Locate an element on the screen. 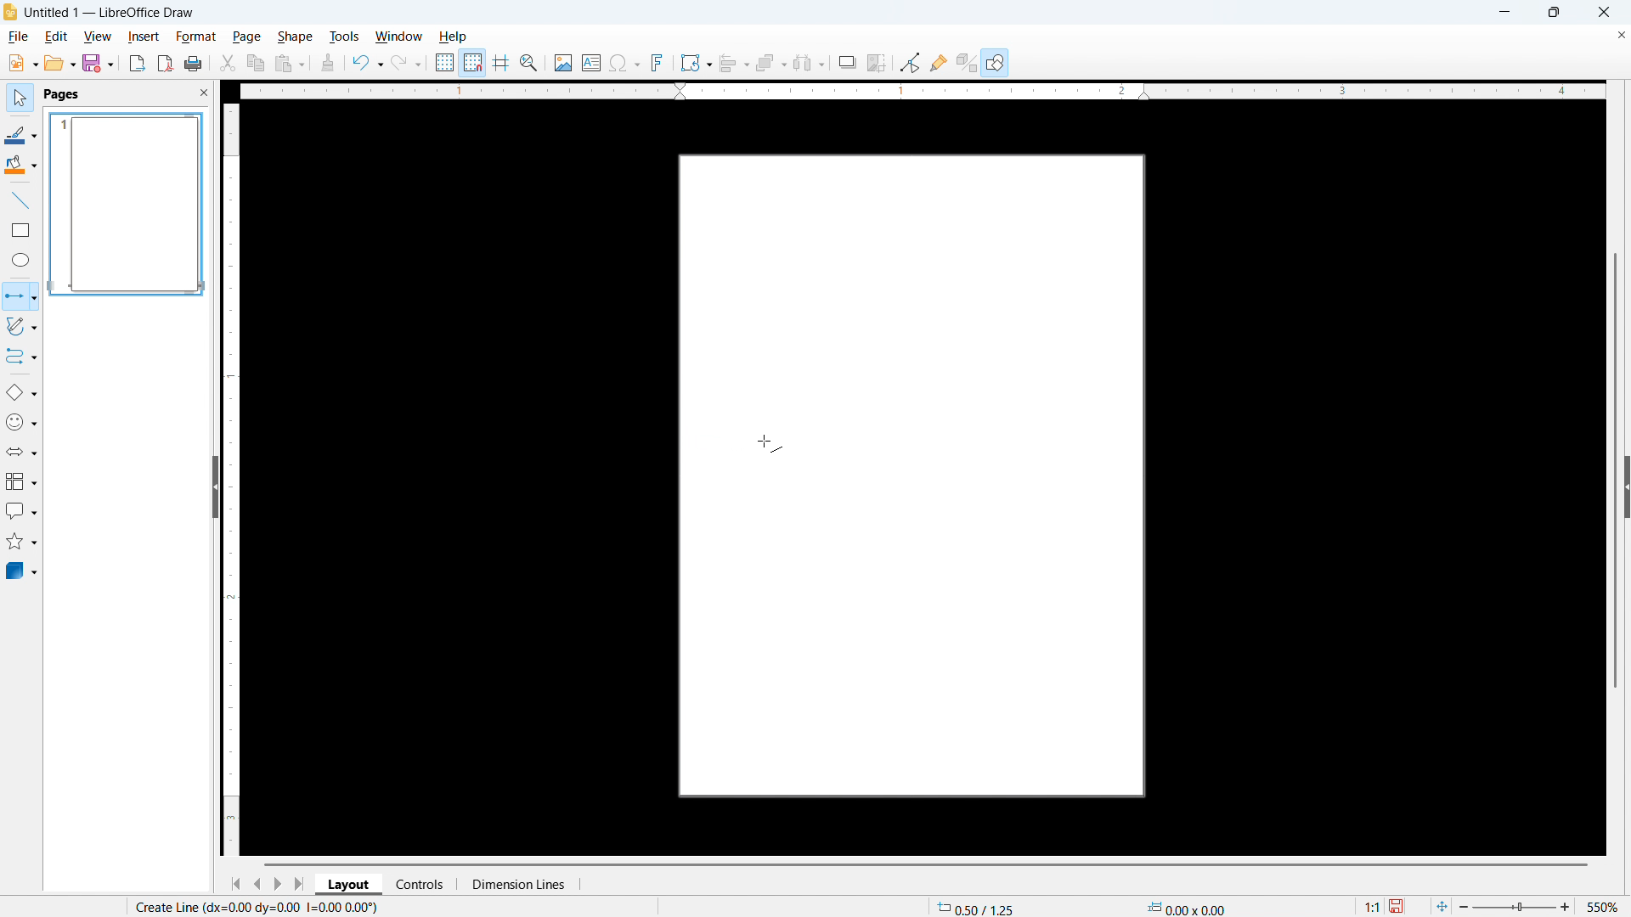 The width and height of the screenshot is (1631, 917). Select at least three objects to distribute is located at coordinates (810, 63).